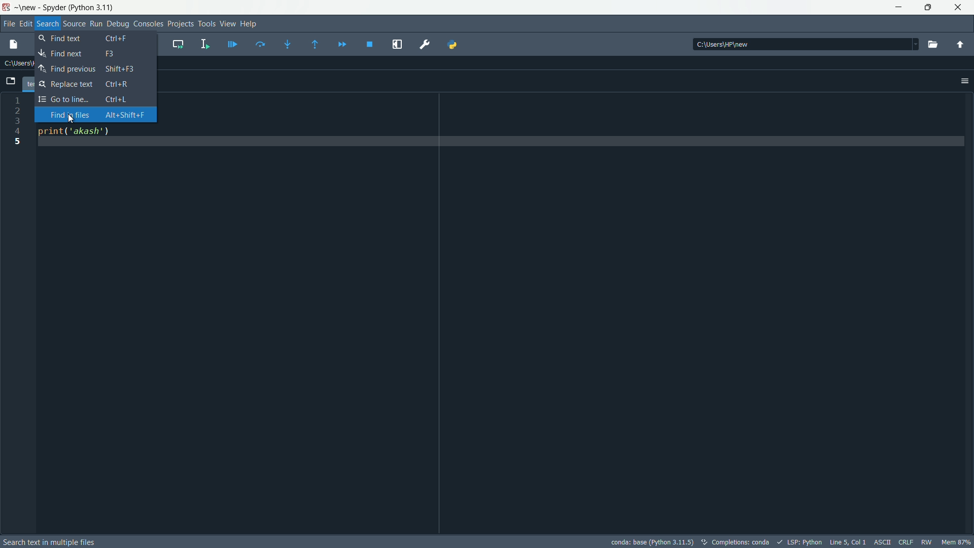  Describe the element at coordinates (899, 8) in the screenshot. I see `minimum` at that location.